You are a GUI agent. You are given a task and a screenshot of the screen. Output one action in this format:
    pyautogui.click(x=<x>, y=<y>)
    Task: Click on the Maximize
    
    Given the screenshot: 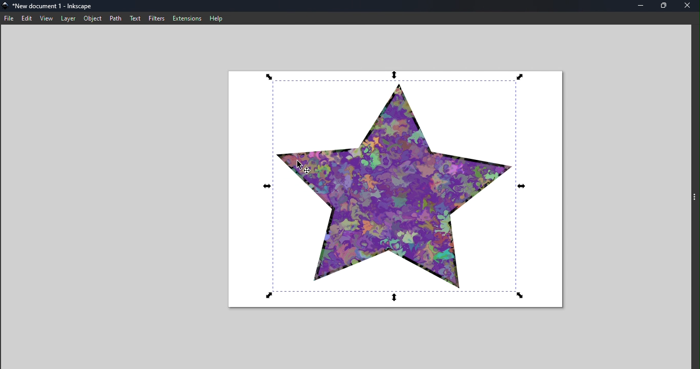 What is the action you would take?
    pyautogui.click(x=665, y=6)
    